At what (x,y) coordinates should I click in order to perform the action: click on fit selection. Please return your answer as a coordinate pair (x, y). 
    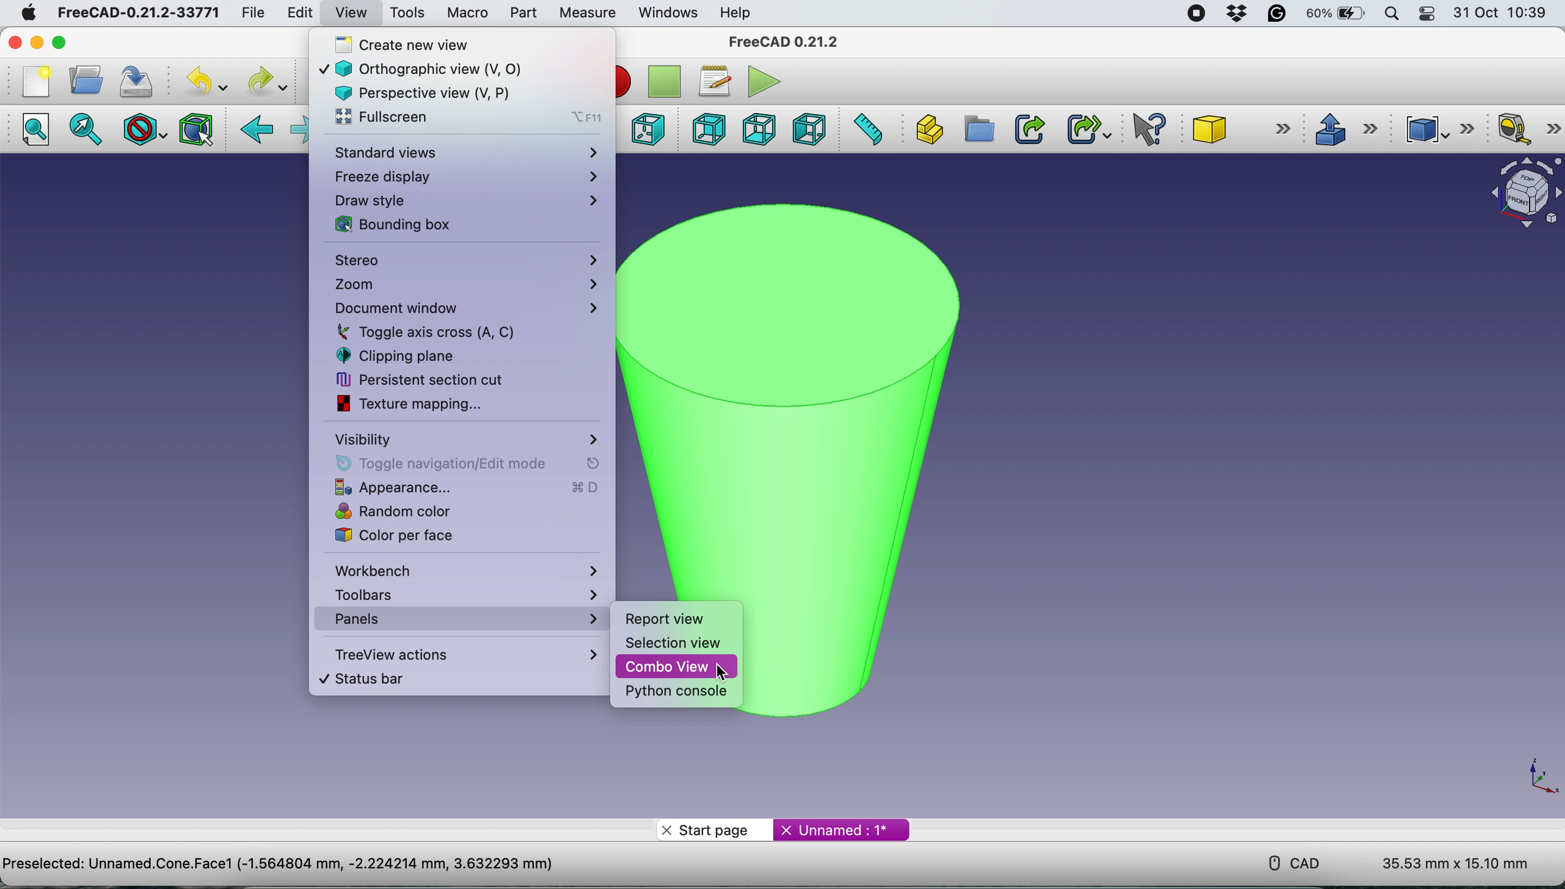
    Looking at the image, I should click on (89, 130).